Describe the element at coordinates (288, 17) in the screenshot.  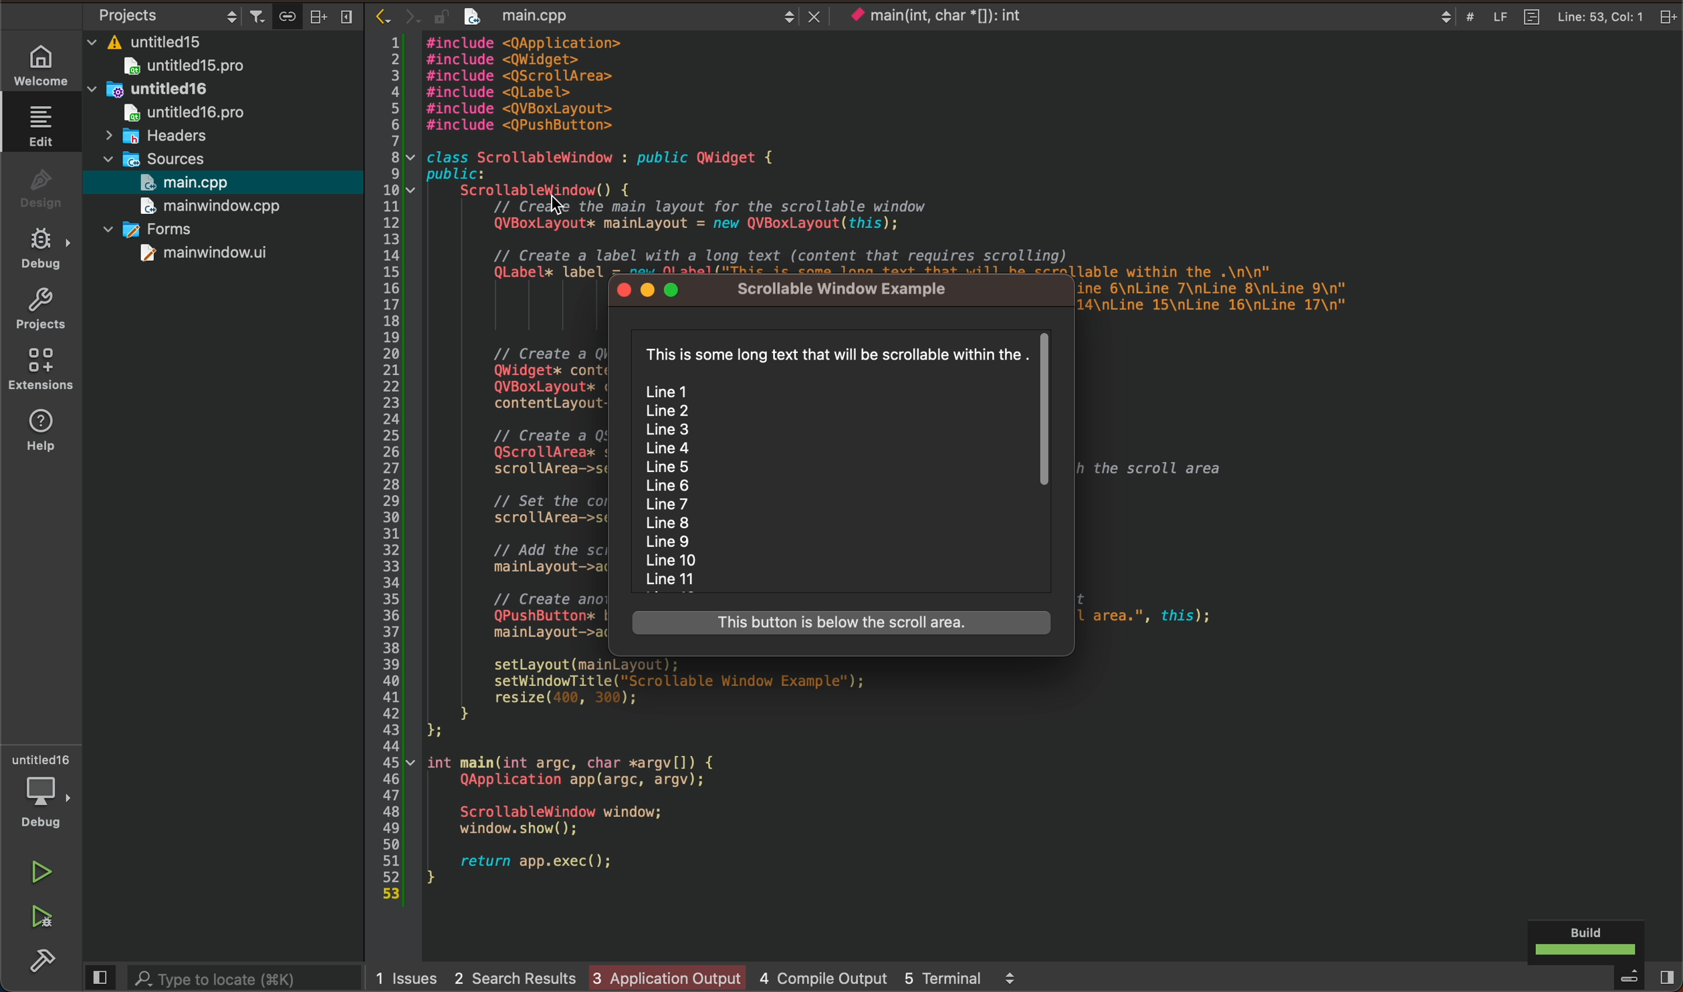
I see `` at that location.